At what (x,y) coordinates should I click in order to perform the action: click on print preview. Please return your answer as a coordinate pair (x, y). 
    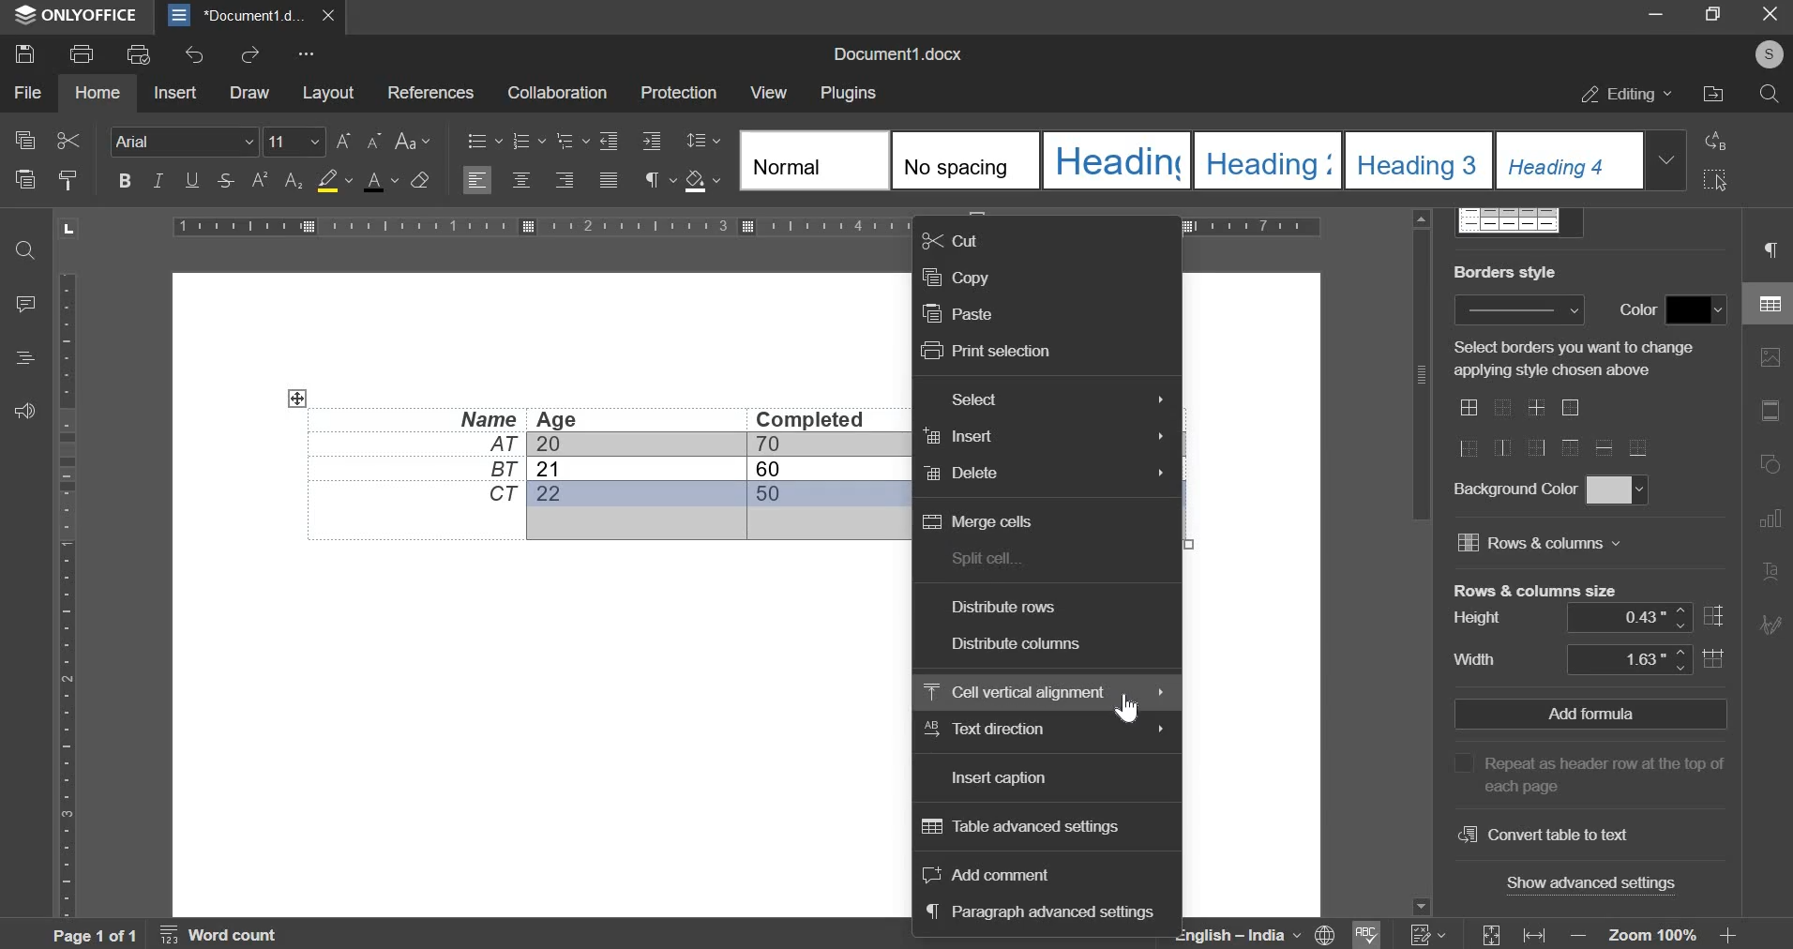
    Looking at the image, I should click on (136, 53).